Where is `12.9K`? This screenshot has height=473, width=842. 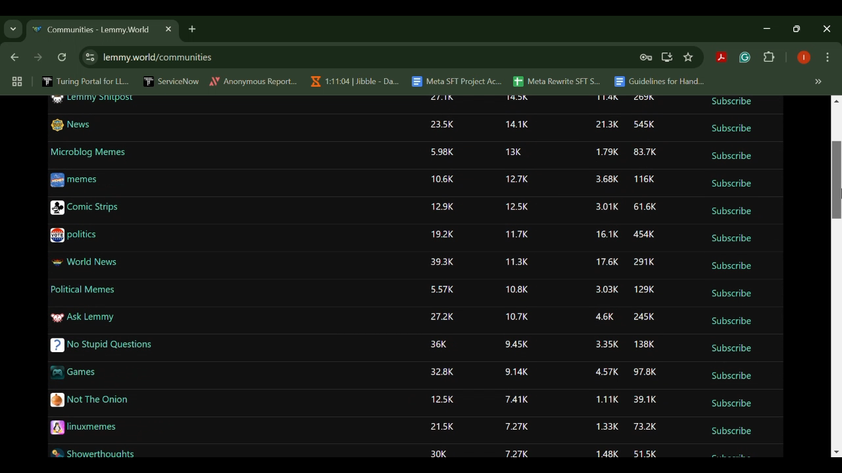 12.9K is located at coordinates (443, 206).